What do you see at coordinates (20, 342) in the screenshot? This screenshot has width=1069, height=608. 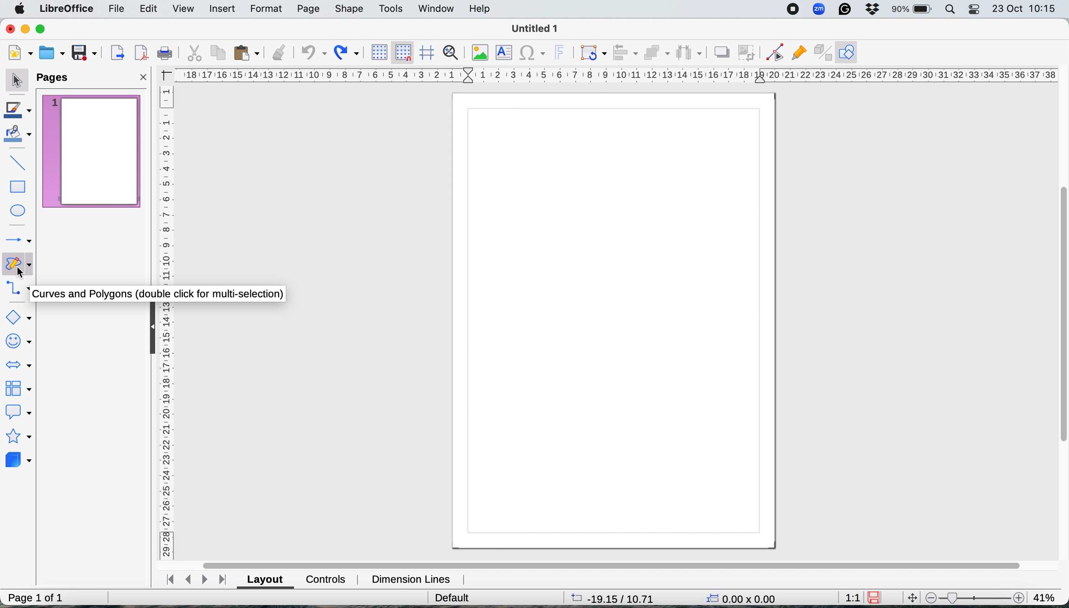 I see `symbol shapes` at bounding box center [20, 342].